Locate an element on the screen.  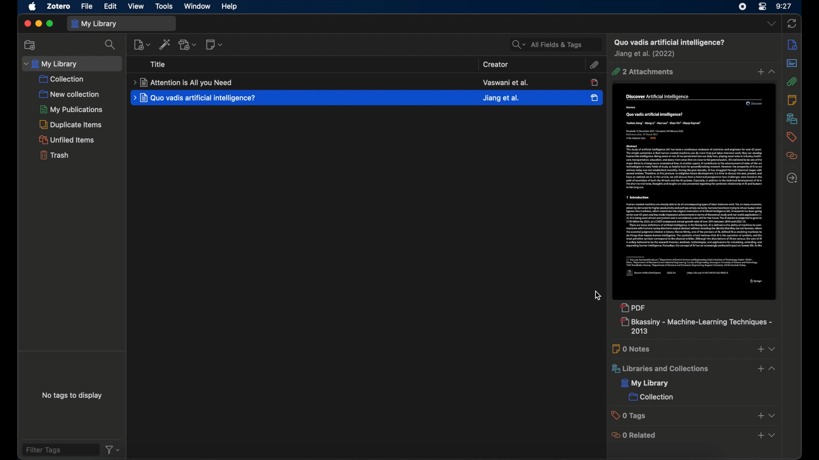
unfilled items is located at coordinates (68, 140).